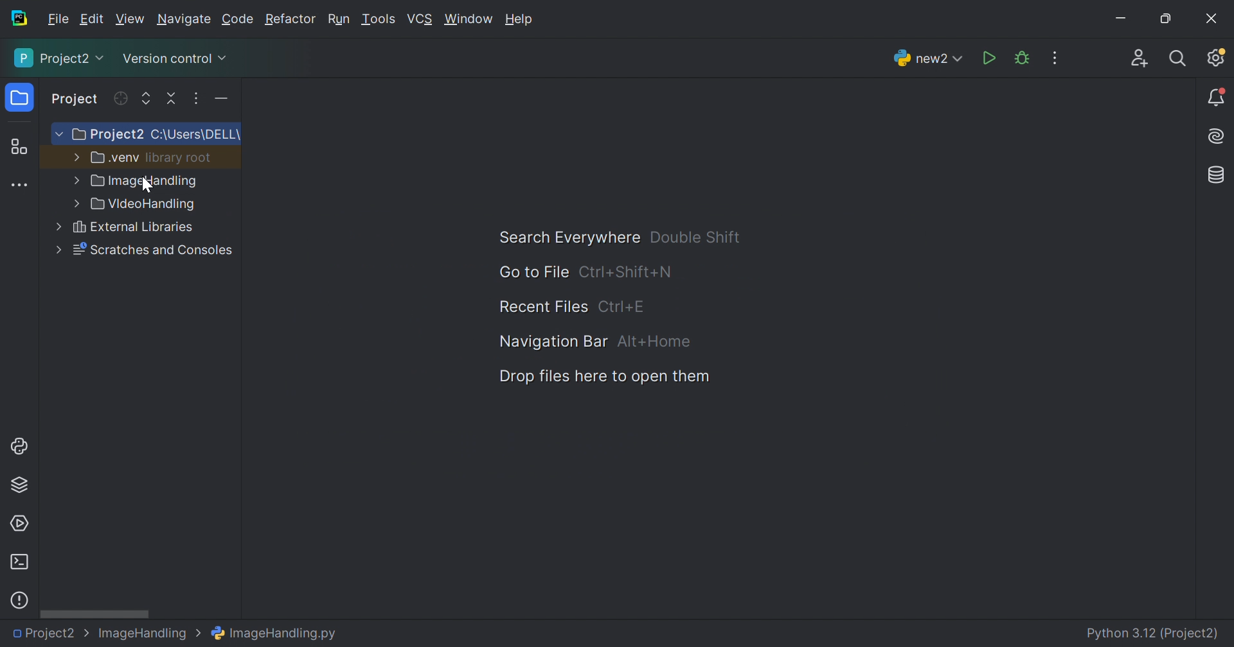  I want to click on Double Shift, so click(695, 237).